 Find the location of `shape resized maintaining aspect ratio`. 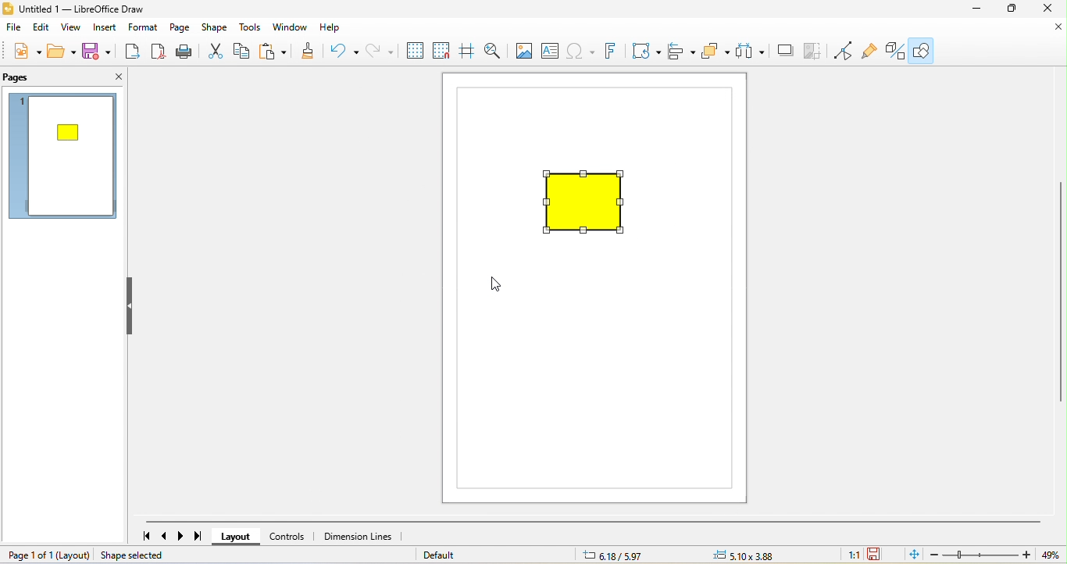

shape resized maintaining aspect ratio is located at coordinates (594, 206).